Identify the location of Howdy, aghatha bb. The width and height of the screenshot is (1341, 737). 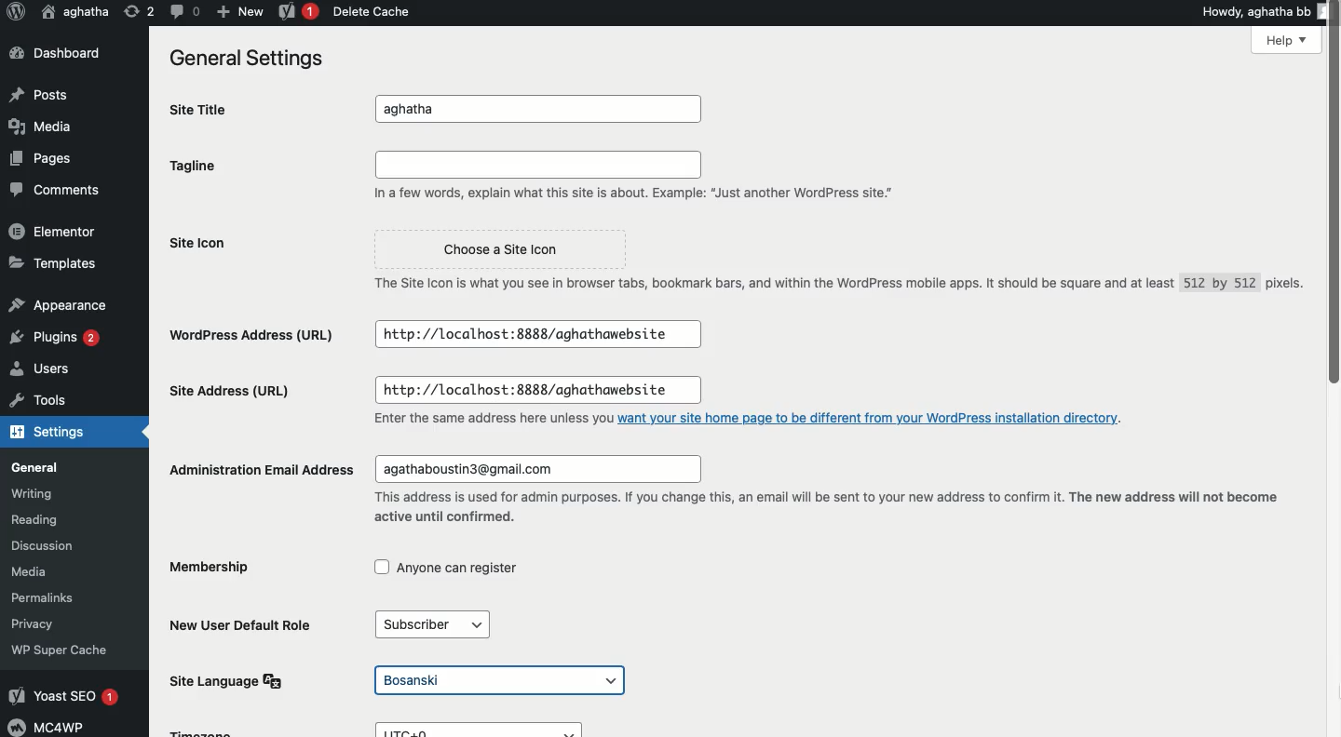
(1266, 10).